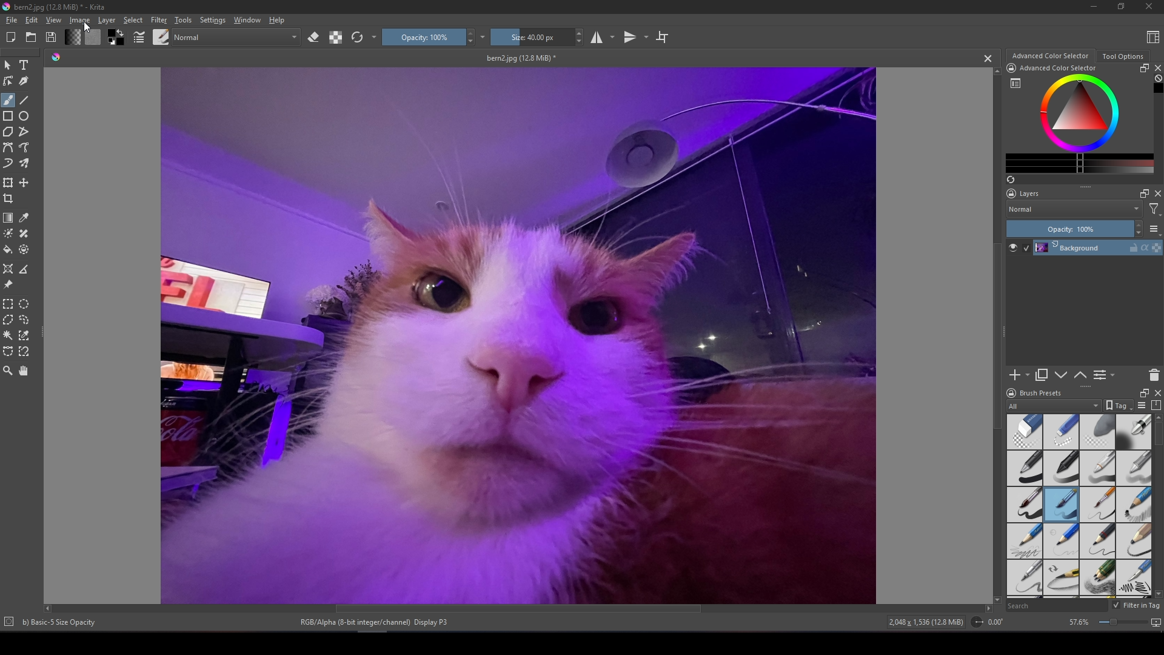 The height and width of the screenshot is (655, 1164). What do you see at coordinates (1059, 606) in the screenshot?
I see `Brush preset search` at bounding box center [1059, 606].